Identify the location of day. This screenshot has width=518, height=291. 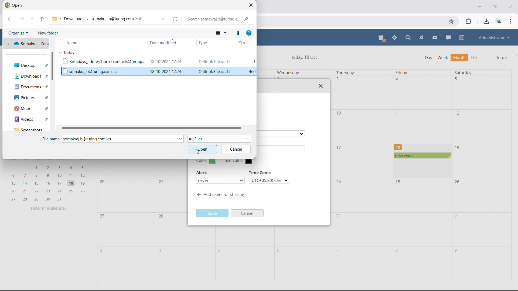
(428, 58).